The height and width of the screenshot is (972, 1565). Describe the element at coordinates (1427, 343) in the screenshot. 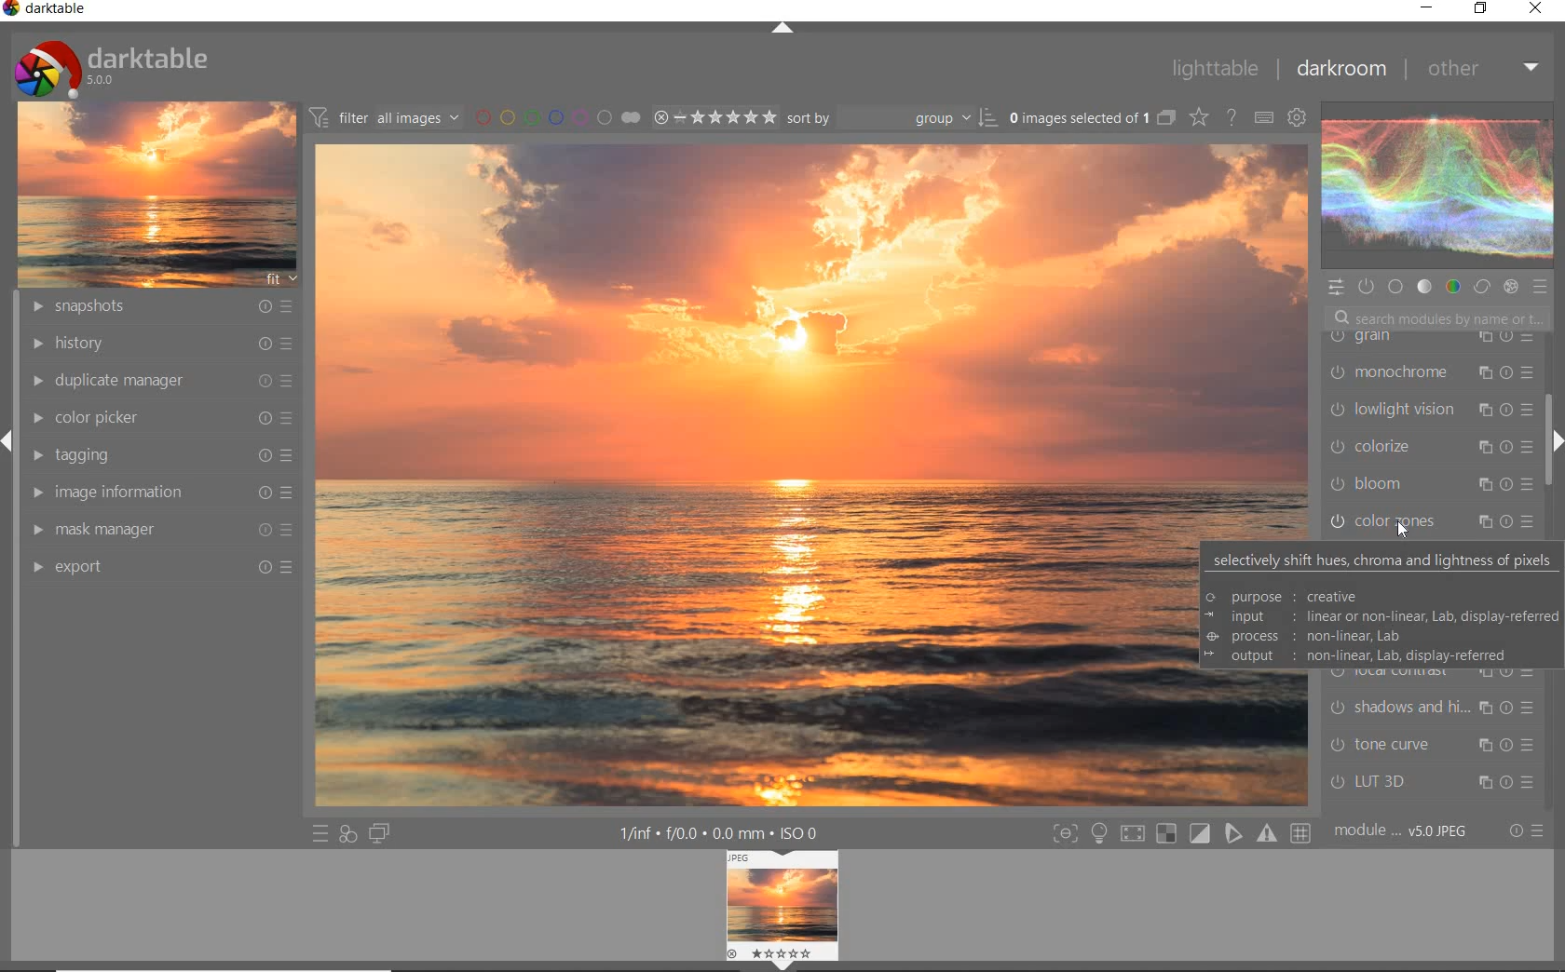

I see `grain` at that location.